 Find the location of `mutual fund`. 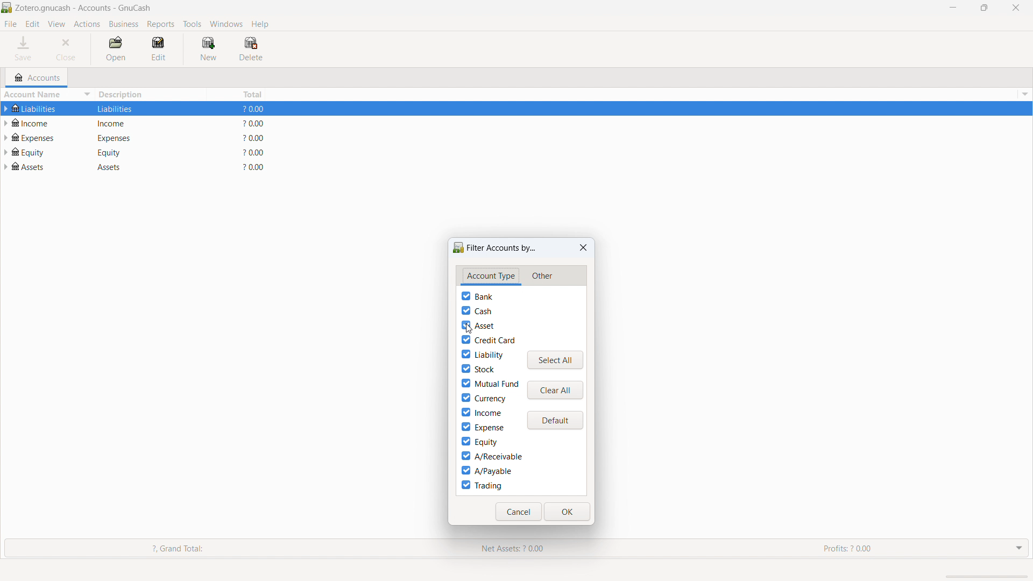

mutual fund is located at coordinates (490, 383).